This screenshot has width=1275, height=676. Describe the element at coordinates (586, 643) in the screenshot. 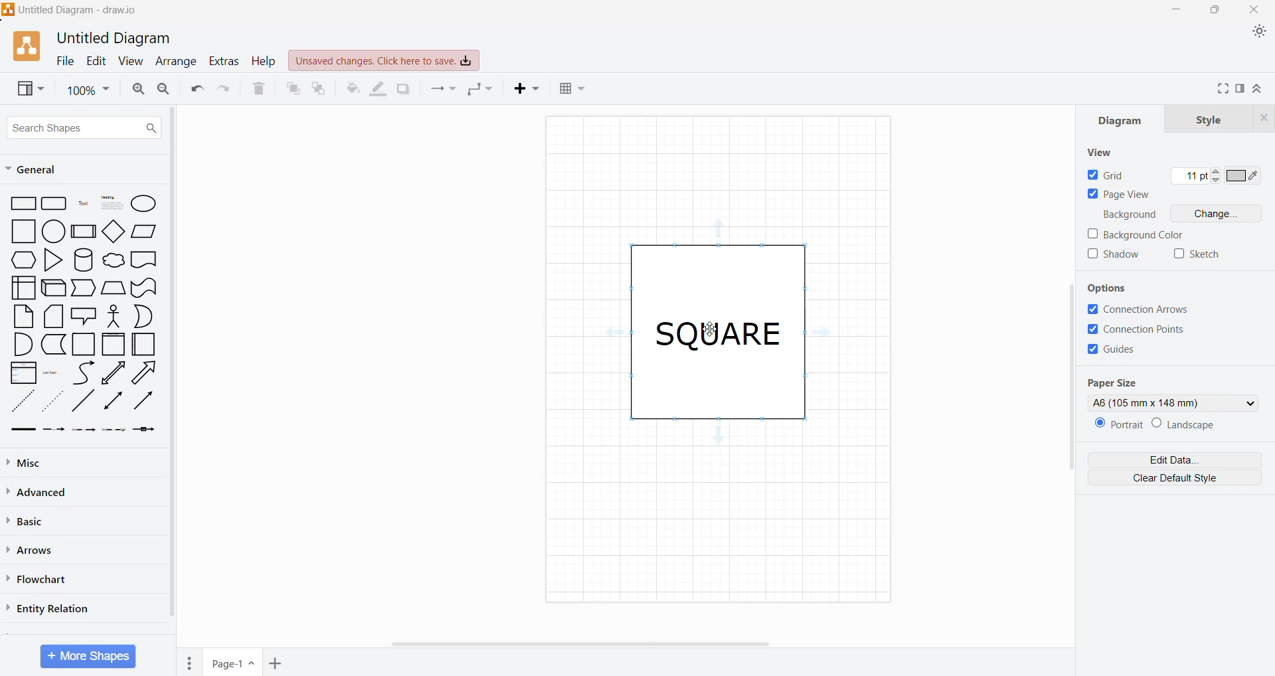

I see `Horizontal Scroll Bar` at that location.